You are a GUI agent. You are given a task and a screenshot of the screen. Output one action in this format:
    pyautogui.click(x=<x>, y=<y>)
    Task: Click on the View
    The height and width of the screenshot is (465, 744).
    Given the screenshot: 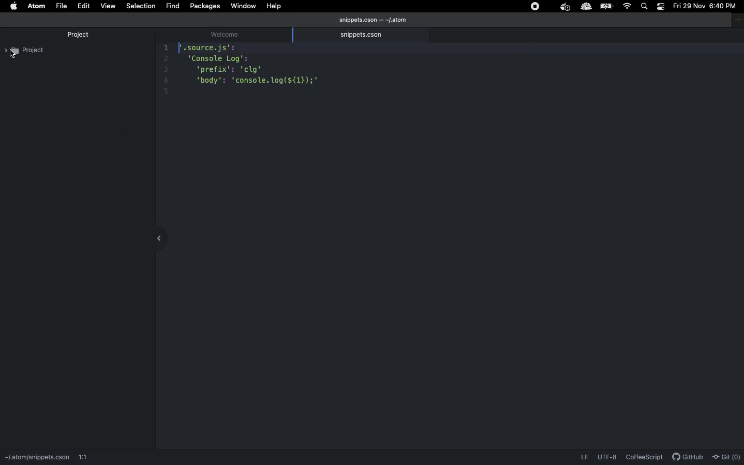 What is the action you would take?
    pyautogui.click(x=108, y=6)
    